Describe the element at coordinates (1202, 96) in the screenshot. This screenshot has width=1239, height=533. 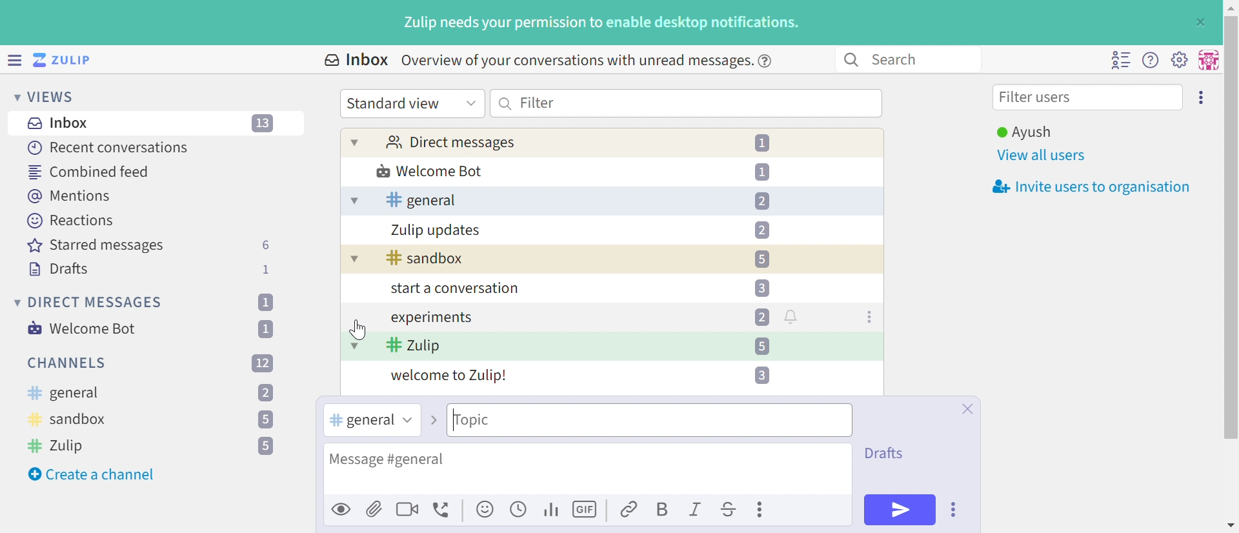
I see `Invite users to organisation` at that location.